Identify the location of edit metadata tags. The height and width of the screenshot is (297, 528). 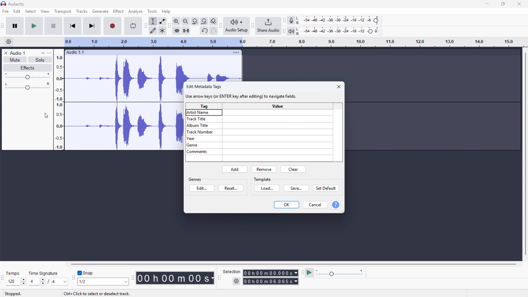
(204, 87).